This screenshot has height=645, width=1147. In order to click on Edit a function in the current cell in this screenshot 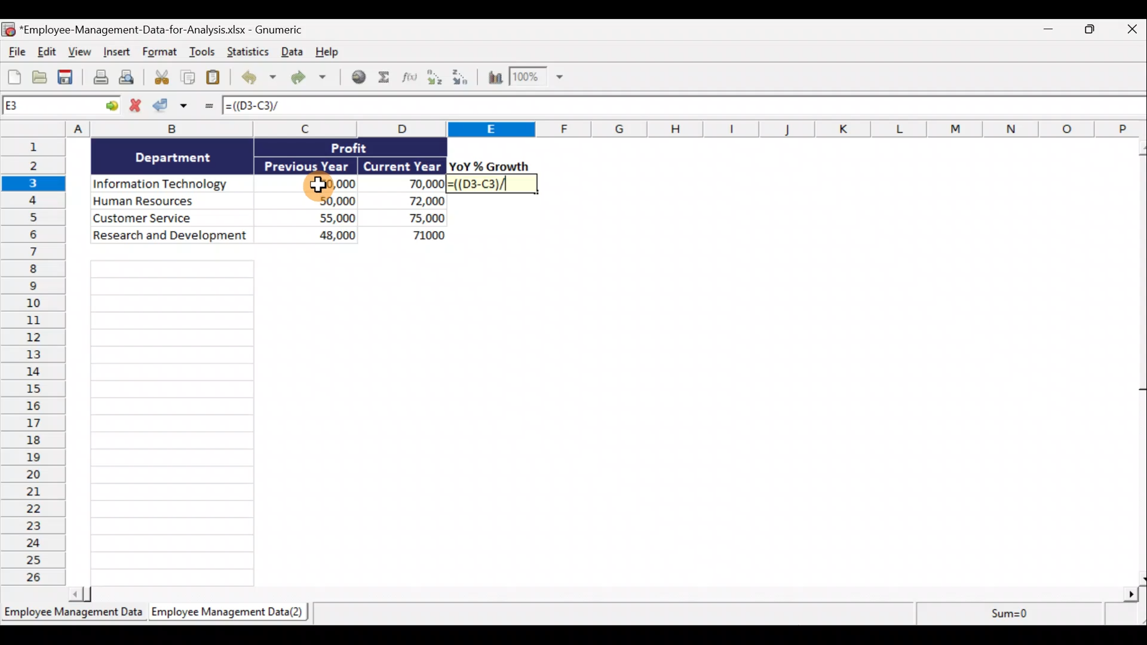, I will do `click(413, 80)`.